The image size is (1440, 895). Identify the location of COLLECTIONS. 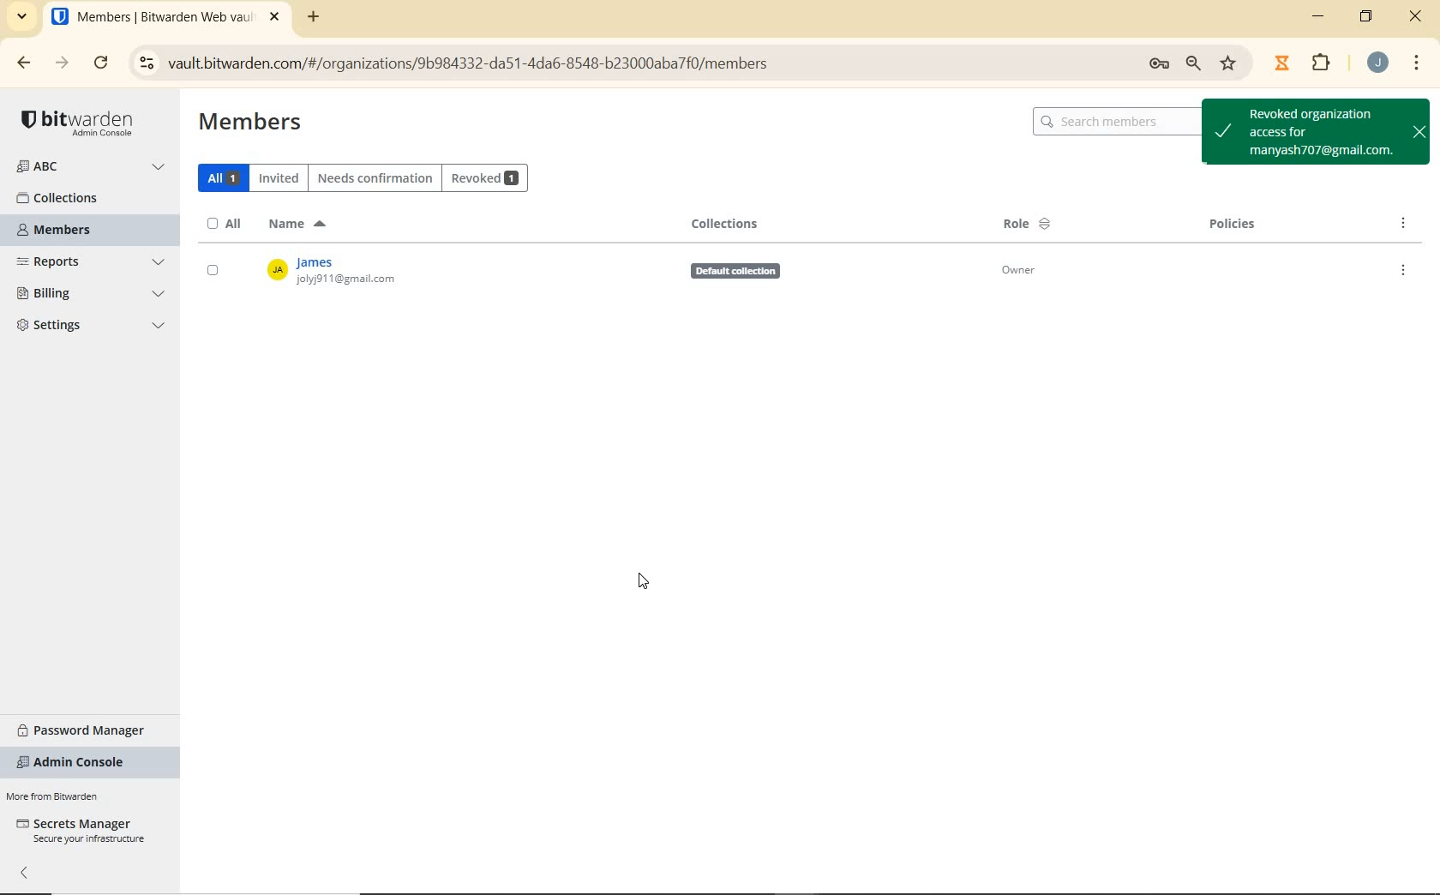
(718, 223).